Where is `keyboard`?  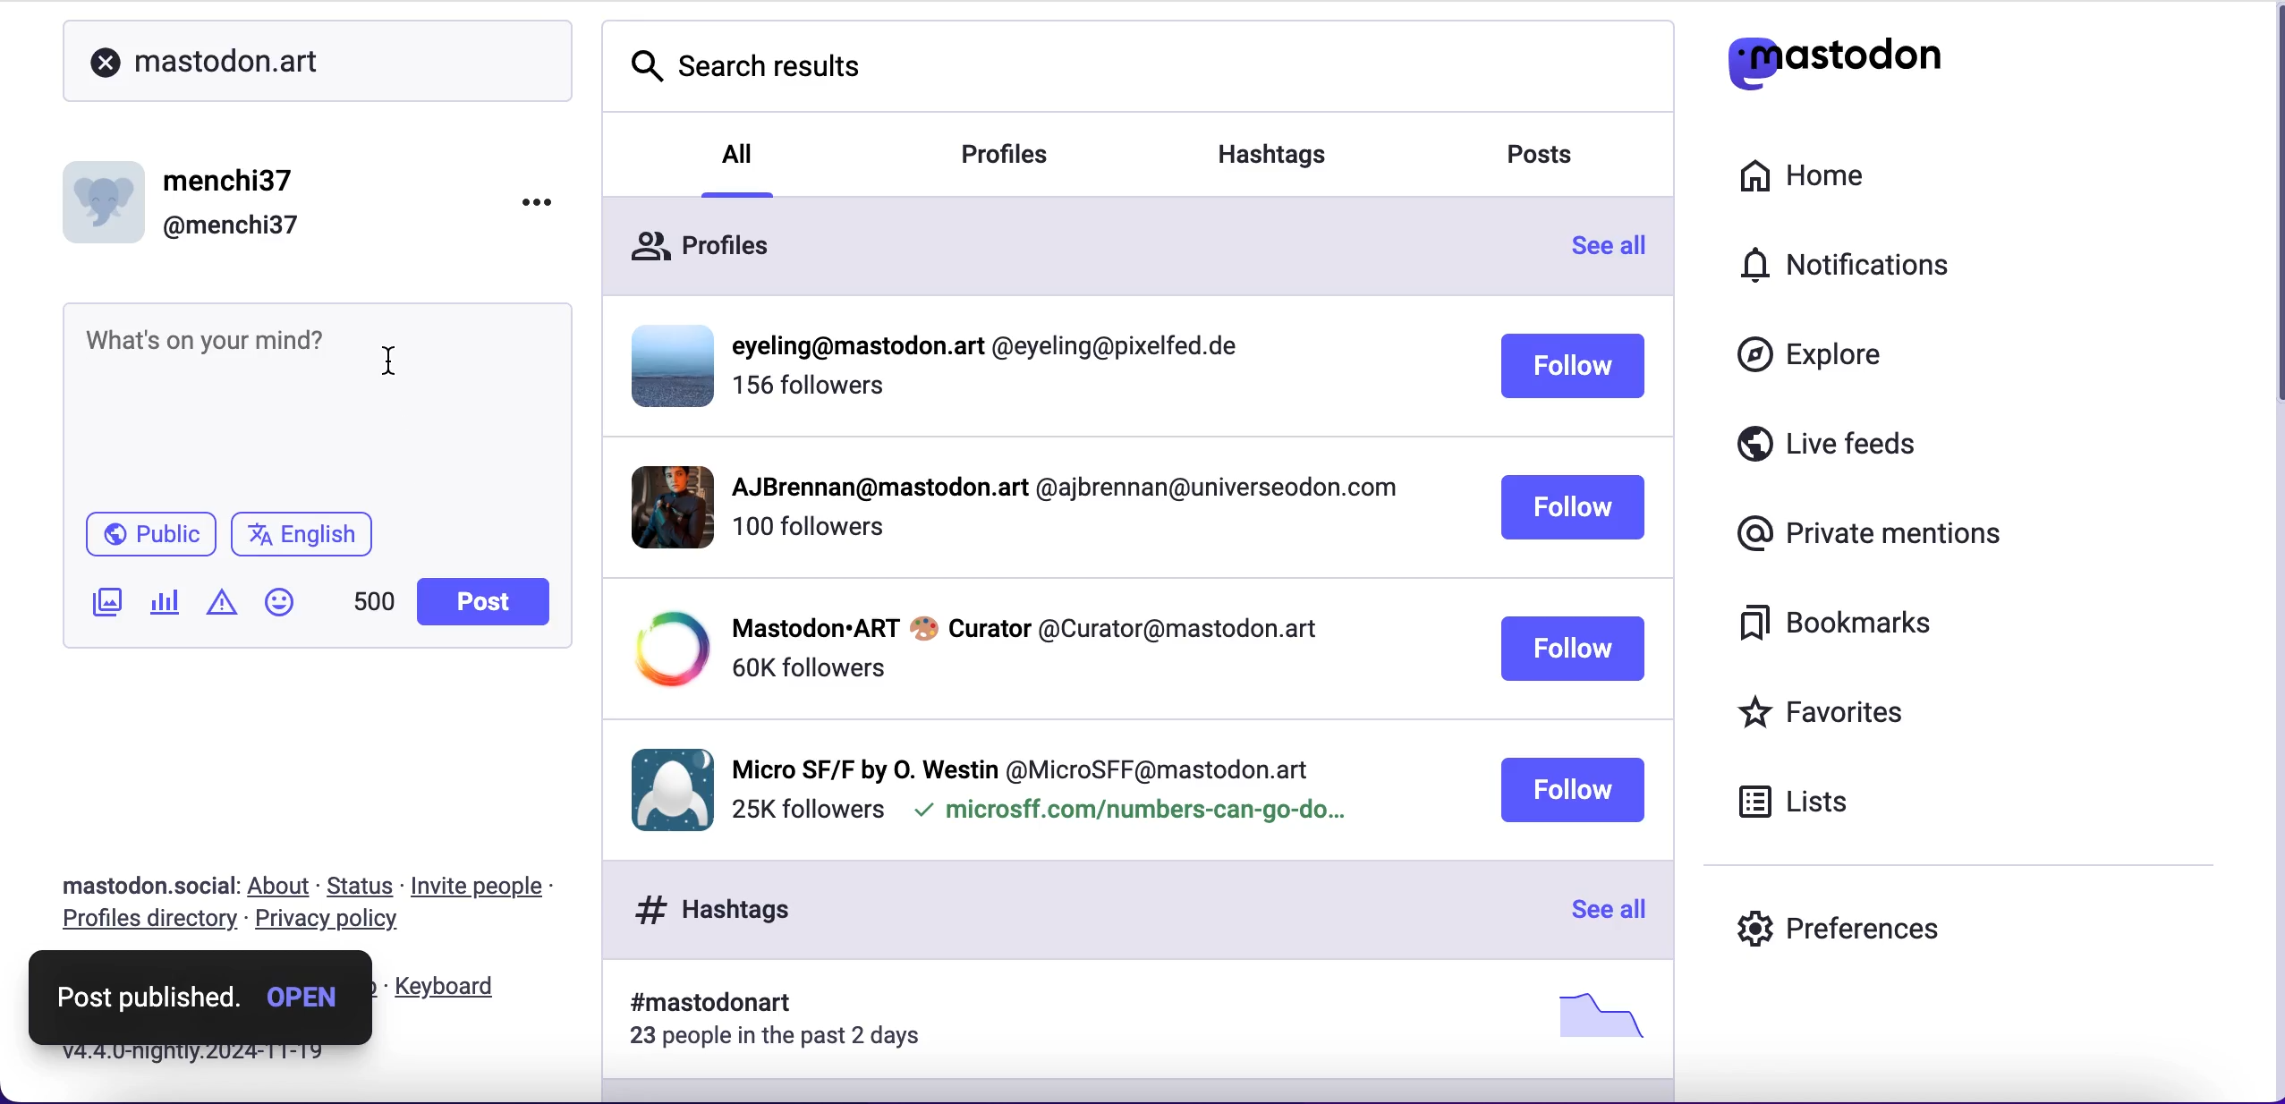
keyboard is located at coordinates (449, 987).